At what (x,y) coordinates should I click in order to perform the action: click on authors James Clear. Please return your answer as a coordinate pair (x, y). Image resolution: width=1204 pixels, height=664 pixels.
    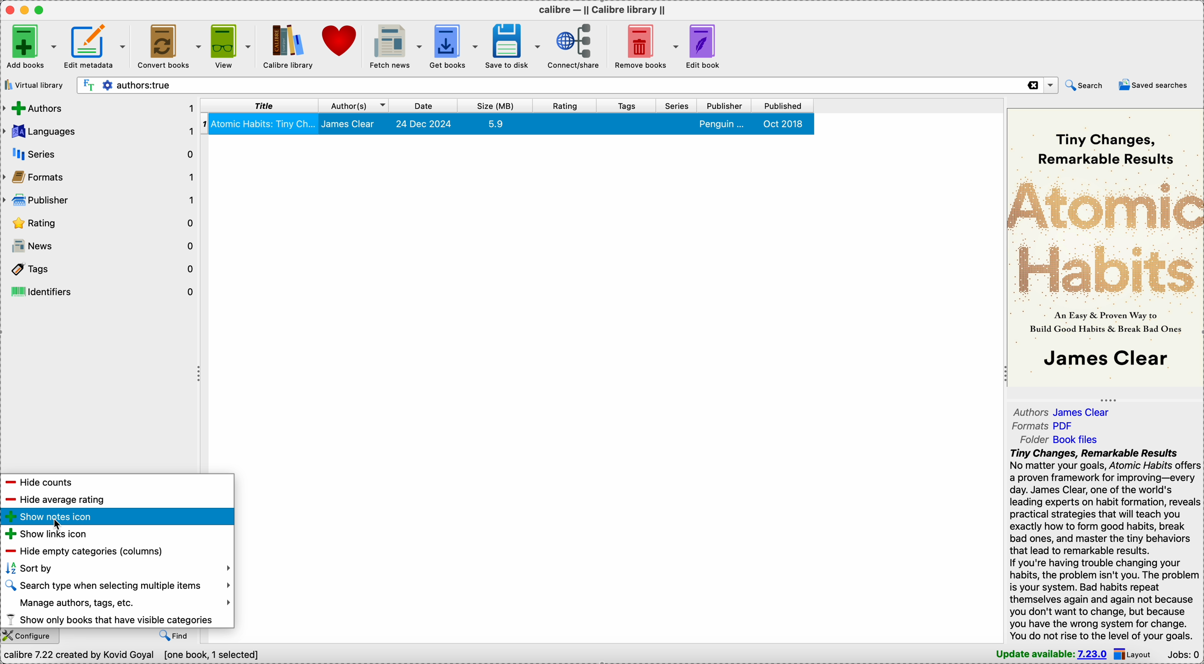
    Looking at the image, I should click on (1063, 411).